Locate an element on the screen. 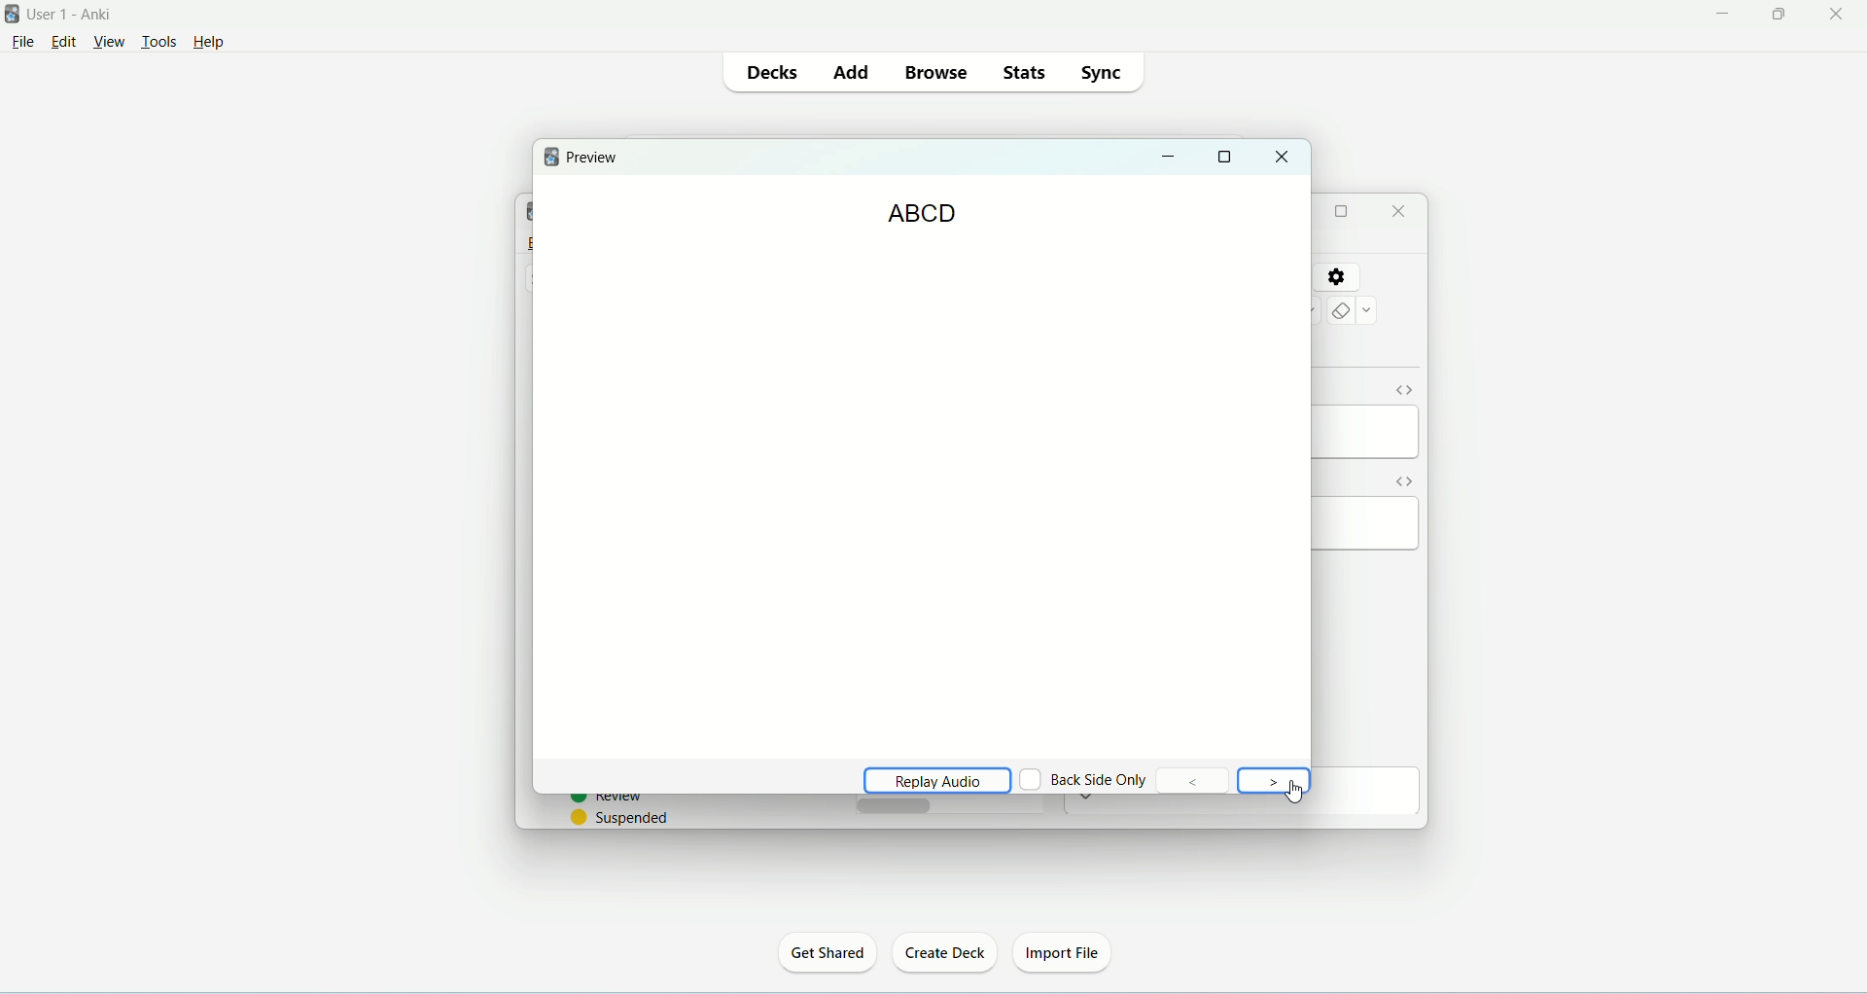 The image size is (1867, 994). get shared is located at coordinates (827, 952).